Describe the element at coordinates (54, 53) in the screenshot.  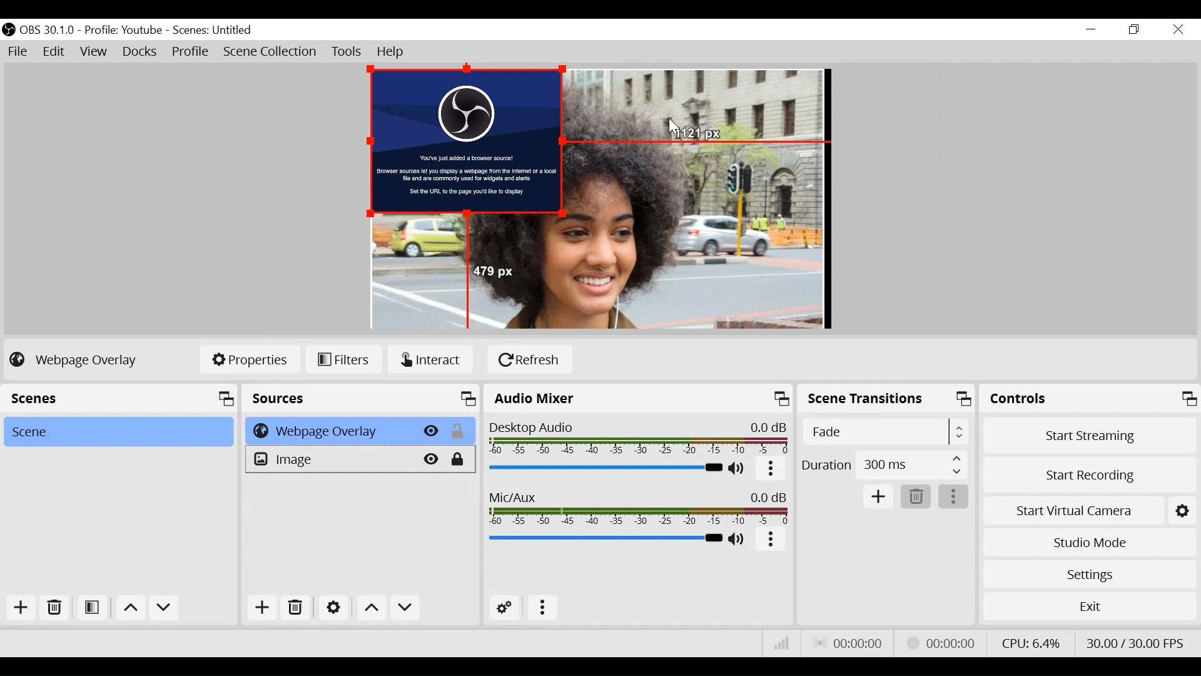
I see `Edit` at that location.